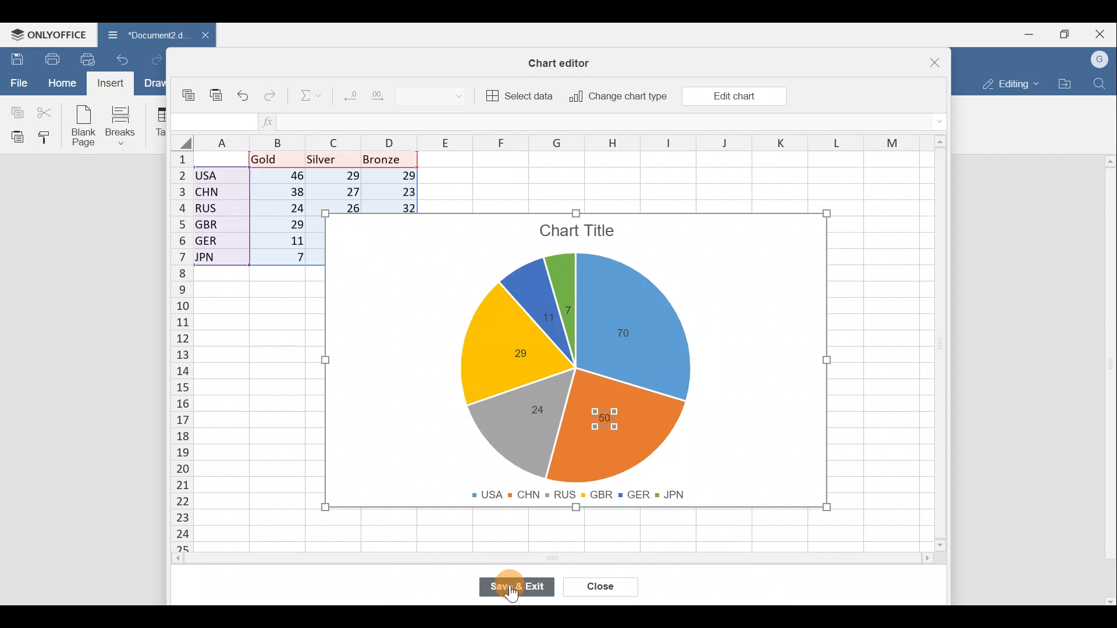  What do you see at coordinates (275, 121) in the screenshot?
I see `Insert function` at bounding box center [275, 121].